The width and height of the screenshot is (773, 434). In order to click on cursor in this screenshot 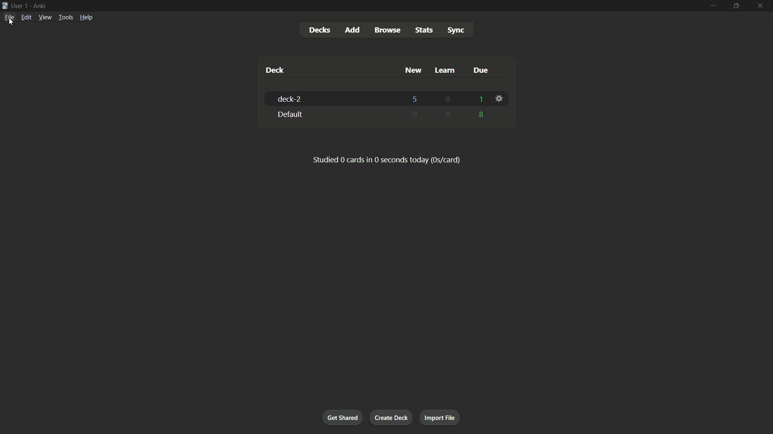, I will do `click(12, 22)`.